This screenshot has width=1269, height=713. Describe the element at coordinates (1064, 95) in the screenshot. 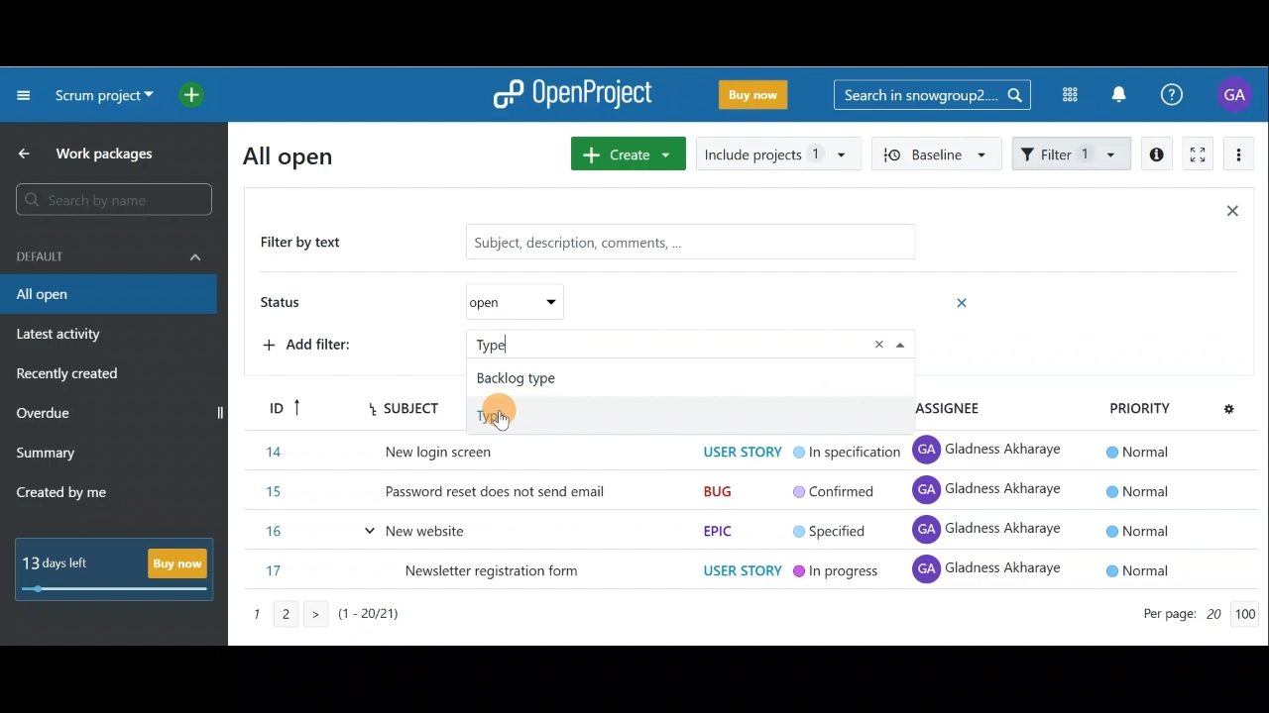

I see `Modules` at that location.